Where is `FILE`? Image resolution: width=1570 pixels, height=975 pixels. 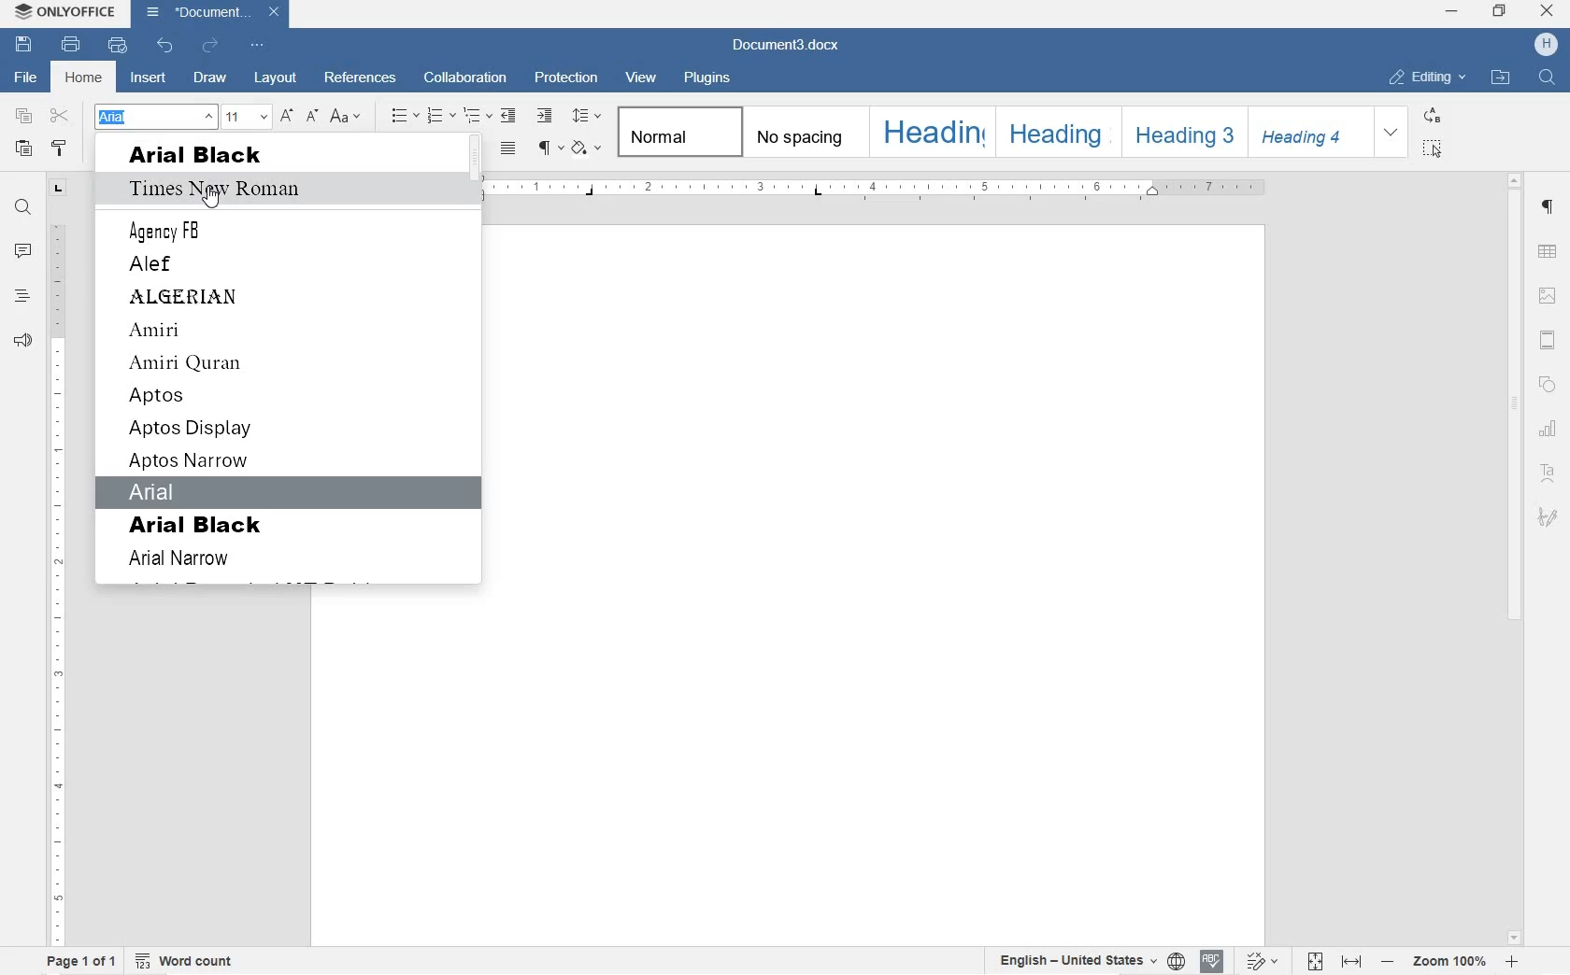
FILE is located at coordinates (28, 78).